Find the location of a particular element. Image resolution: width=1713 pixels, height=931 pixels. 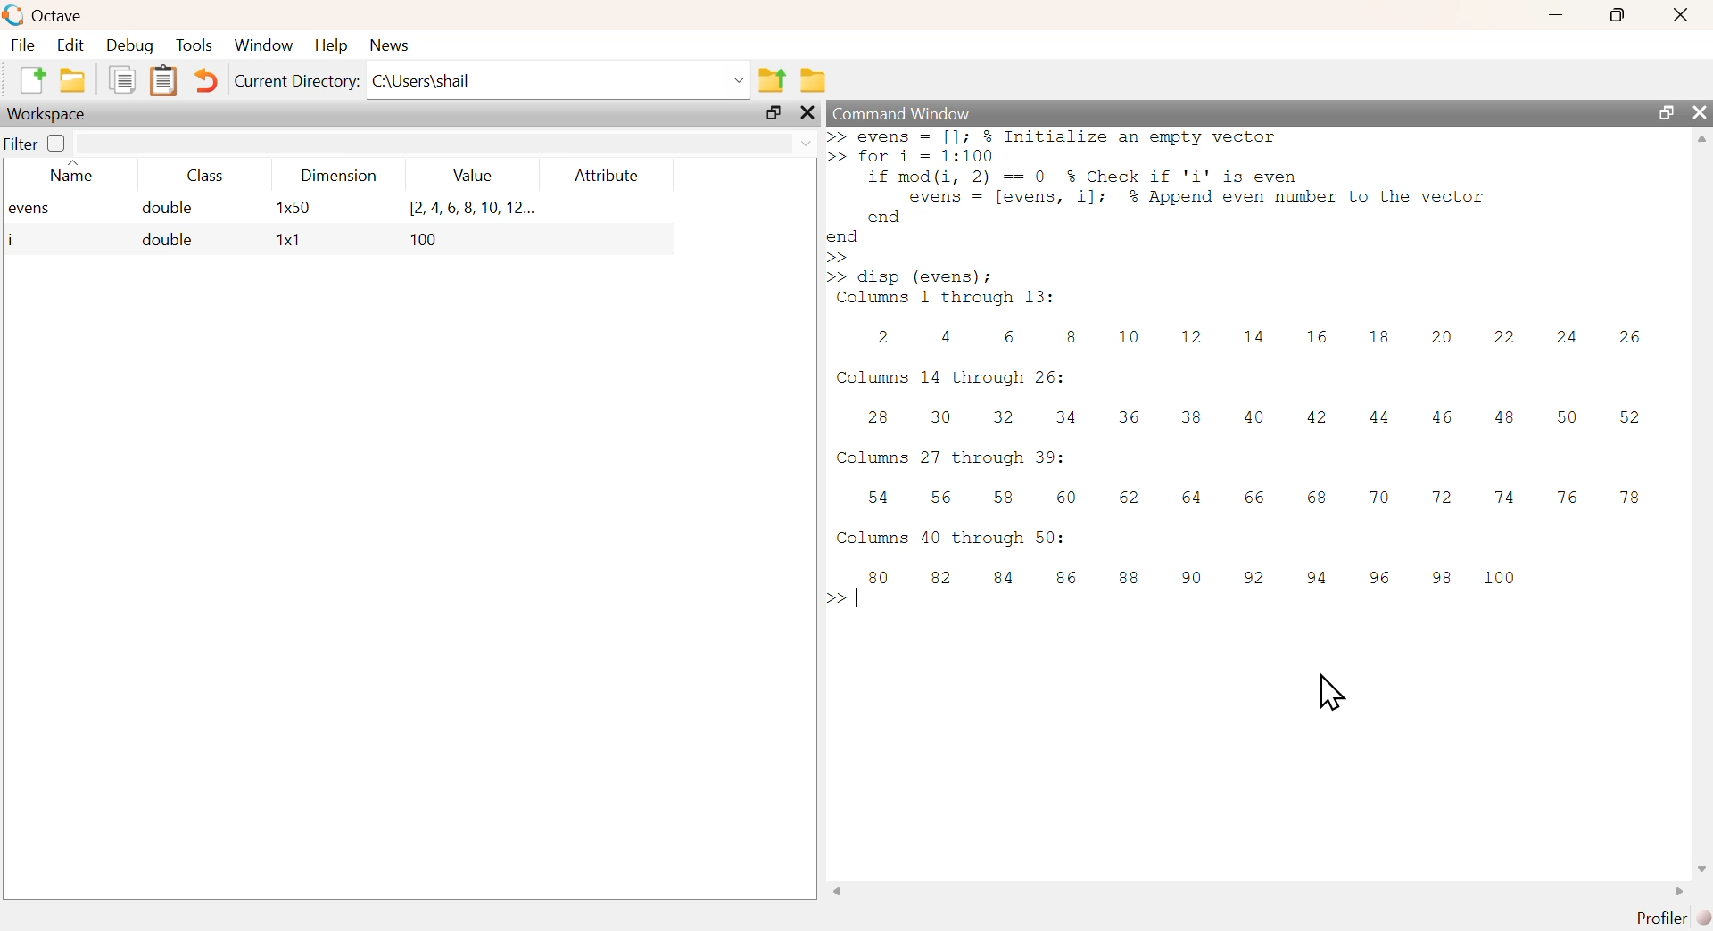

double is located at coordinates (172, 209).